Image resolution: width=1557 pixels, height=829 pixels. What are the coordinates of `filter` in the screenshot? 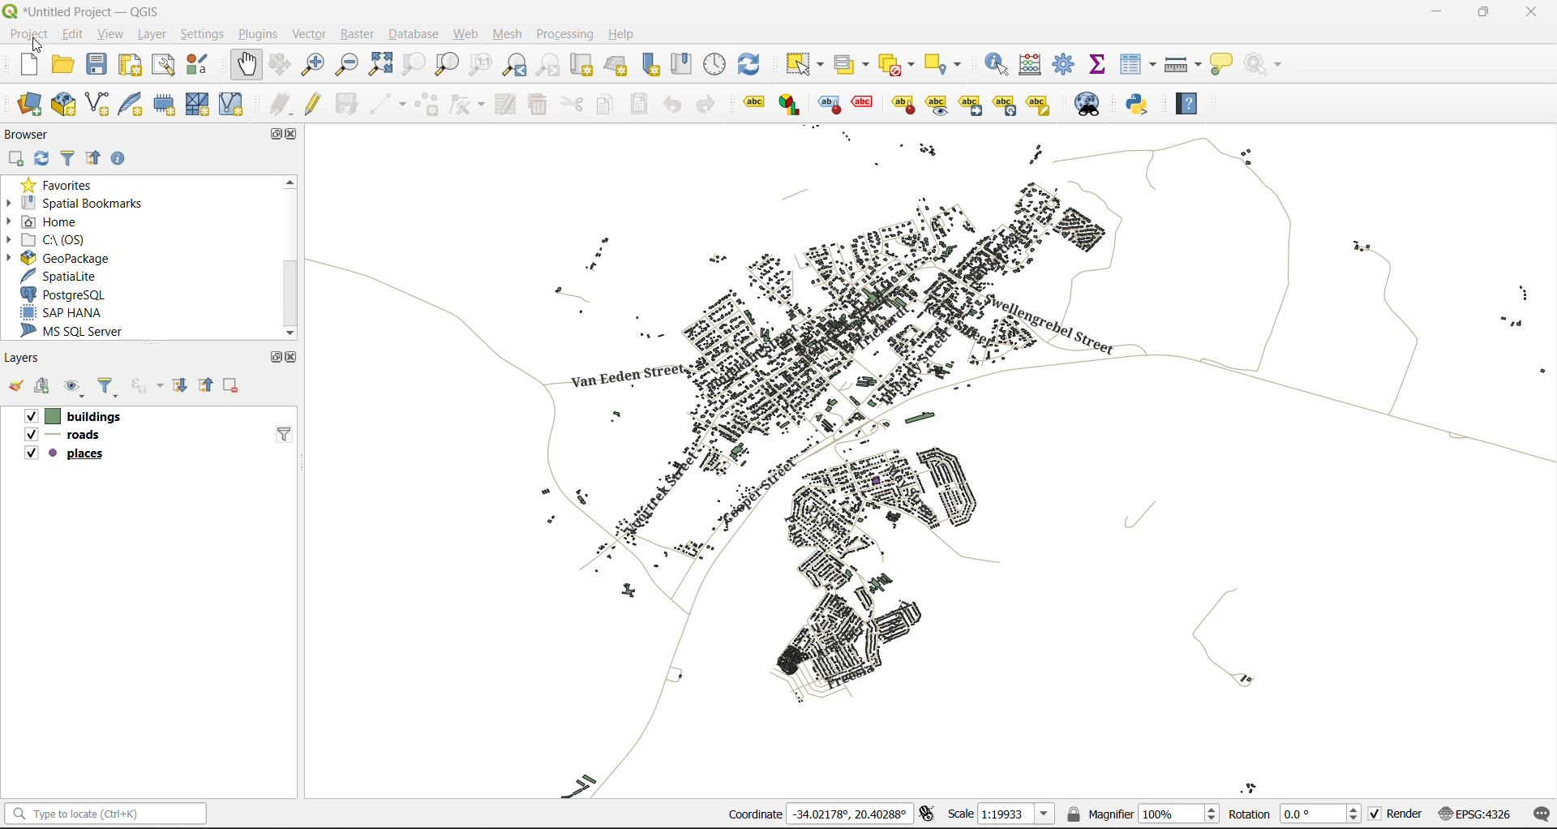 It's located at (281, 432).